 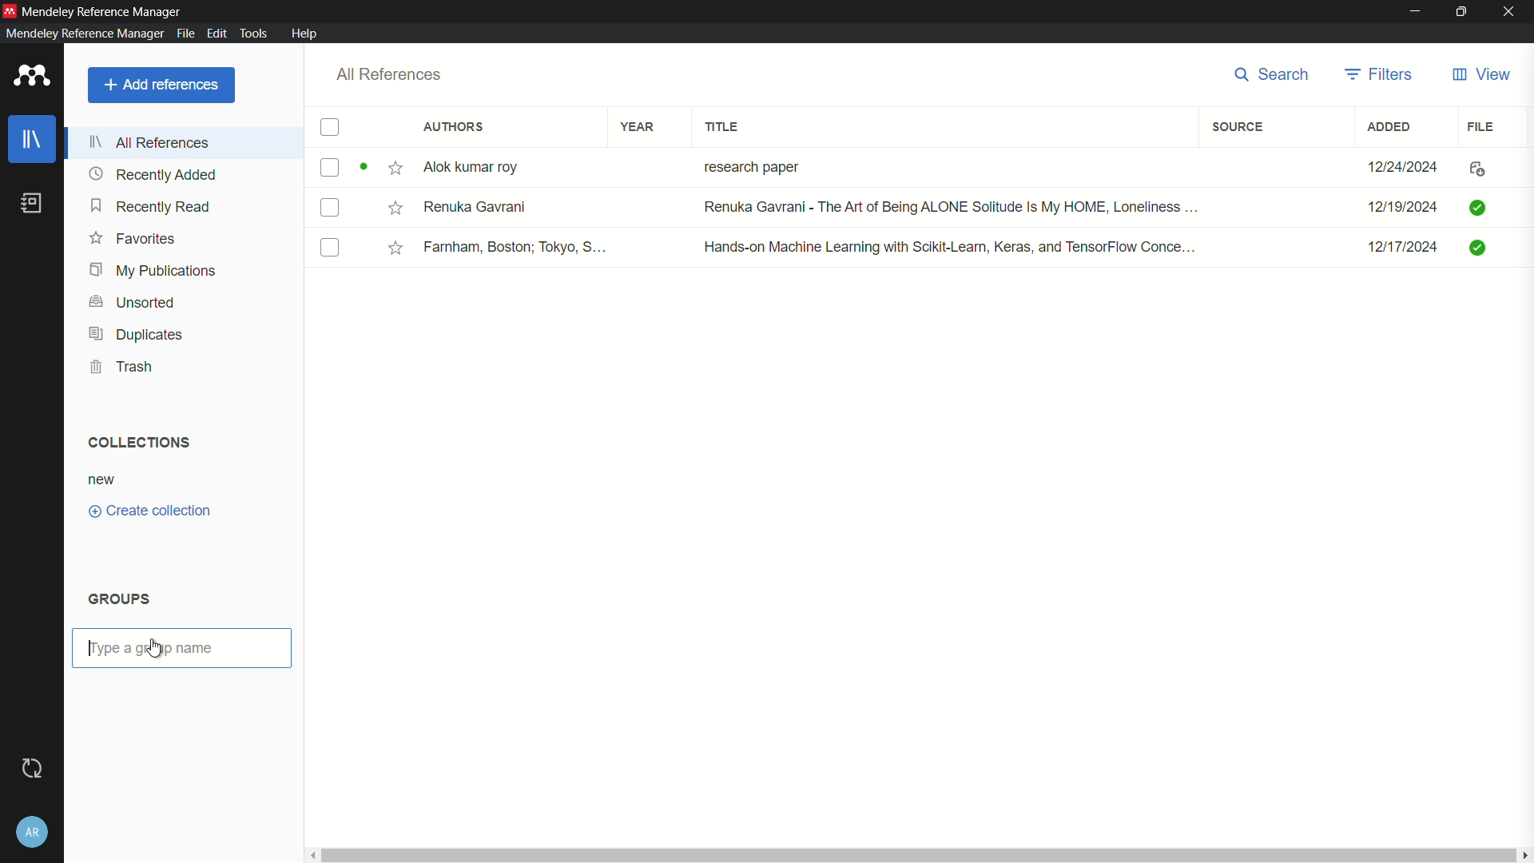 I want to click on source, so click(x=1237, y=127).